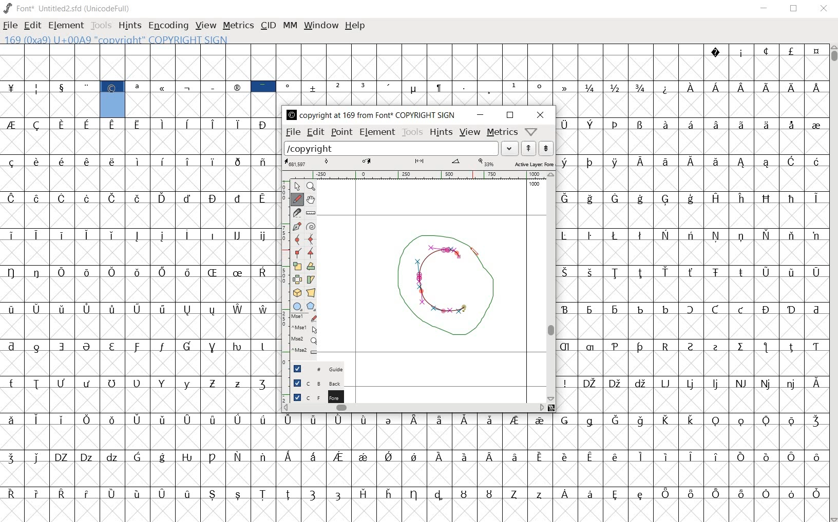 The width and height of the screenshot is (838, 522). Describe the element at coordinates (311, 226) in the screenshot. I see `change whether spiro is active or not` at that location.